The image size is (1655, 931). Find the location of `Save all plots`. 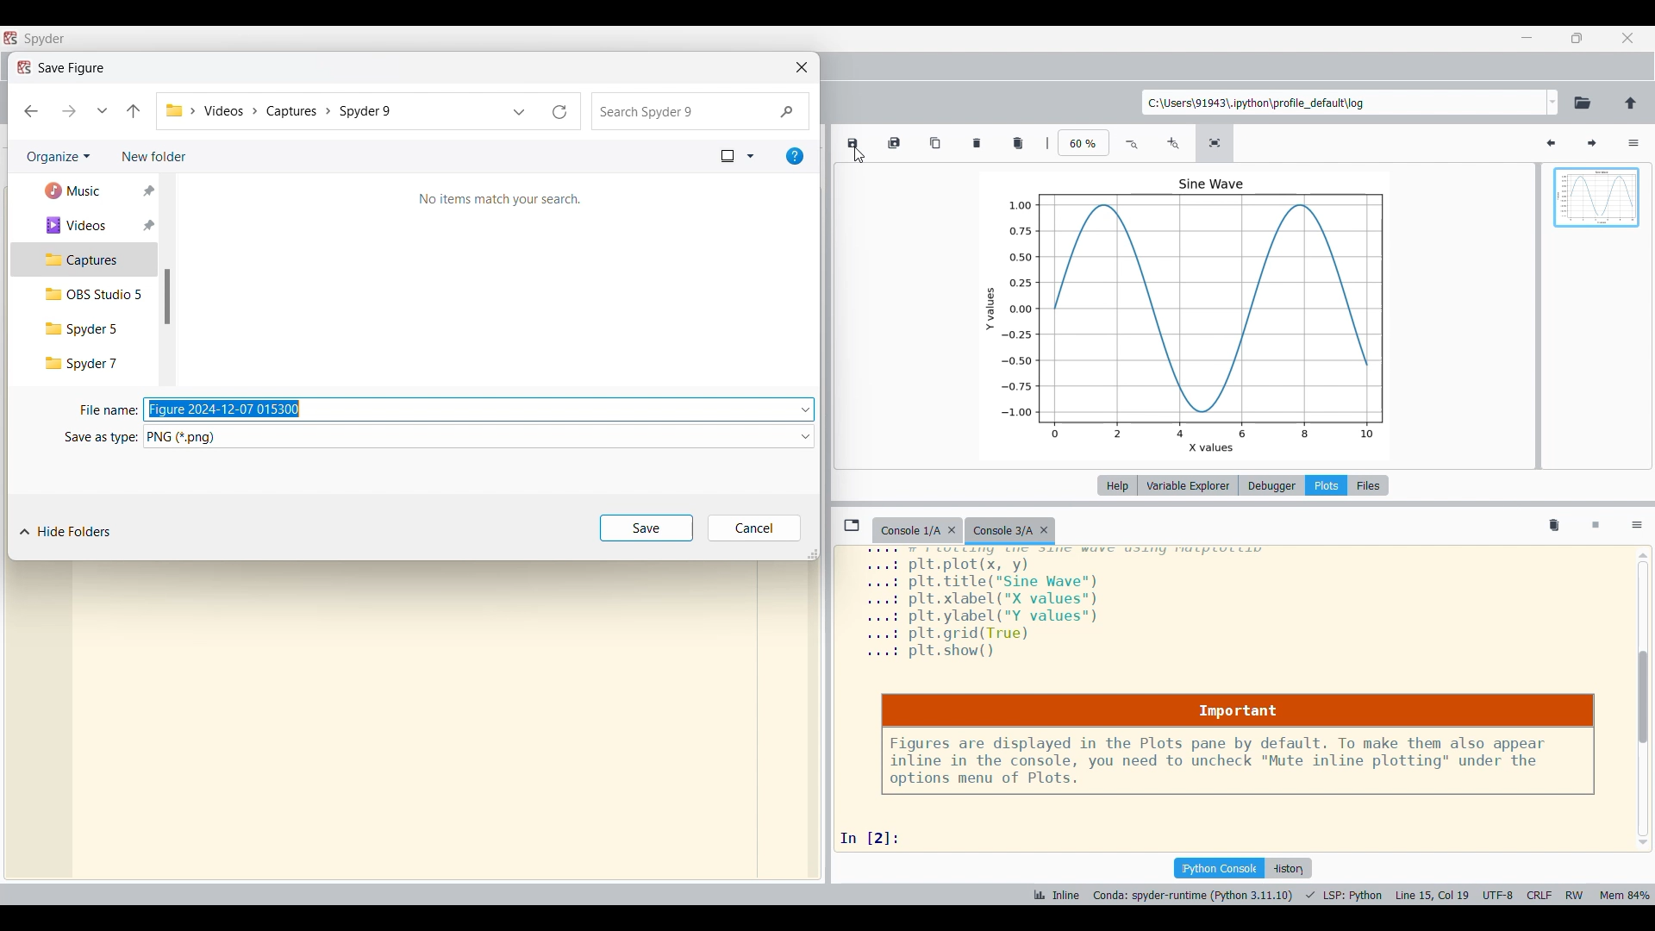

Save all plots is located at coordinates (894, 142).